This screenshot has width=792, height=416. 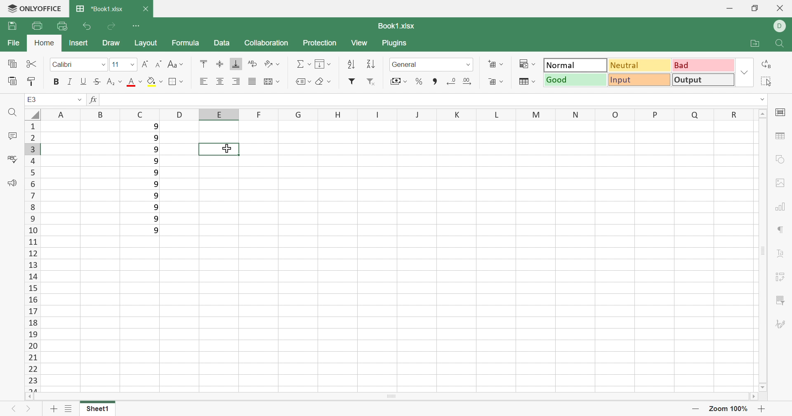 I want to click on cell settings, so click(x=781, y=113).